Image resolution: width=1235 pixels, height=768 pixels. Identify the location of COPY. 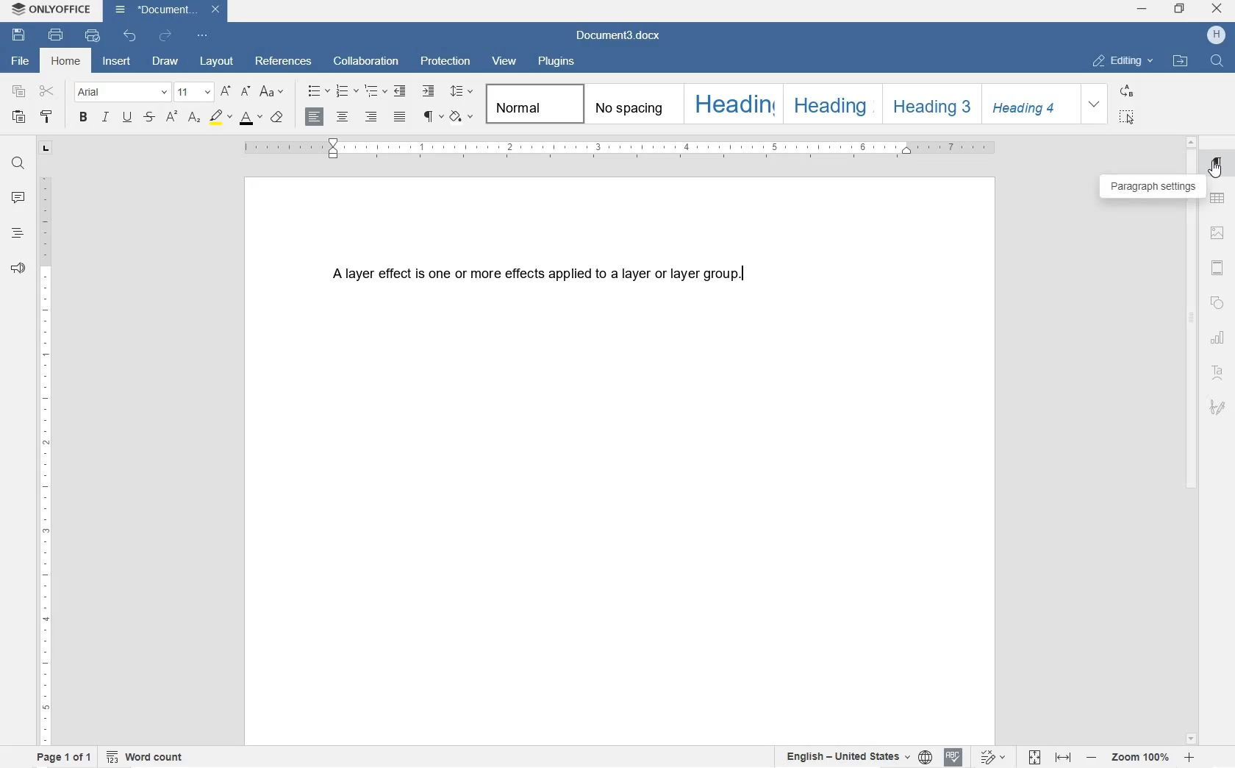
(18, 93).